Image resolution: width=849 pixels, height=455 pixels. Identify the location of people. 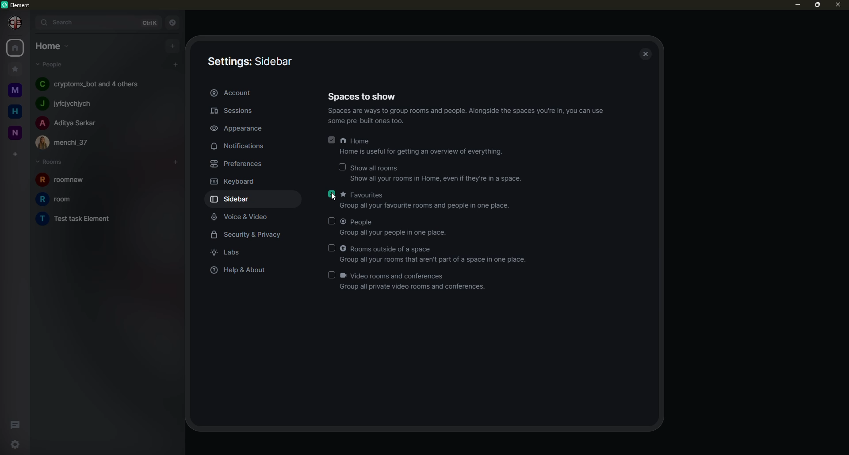
(67, 143).